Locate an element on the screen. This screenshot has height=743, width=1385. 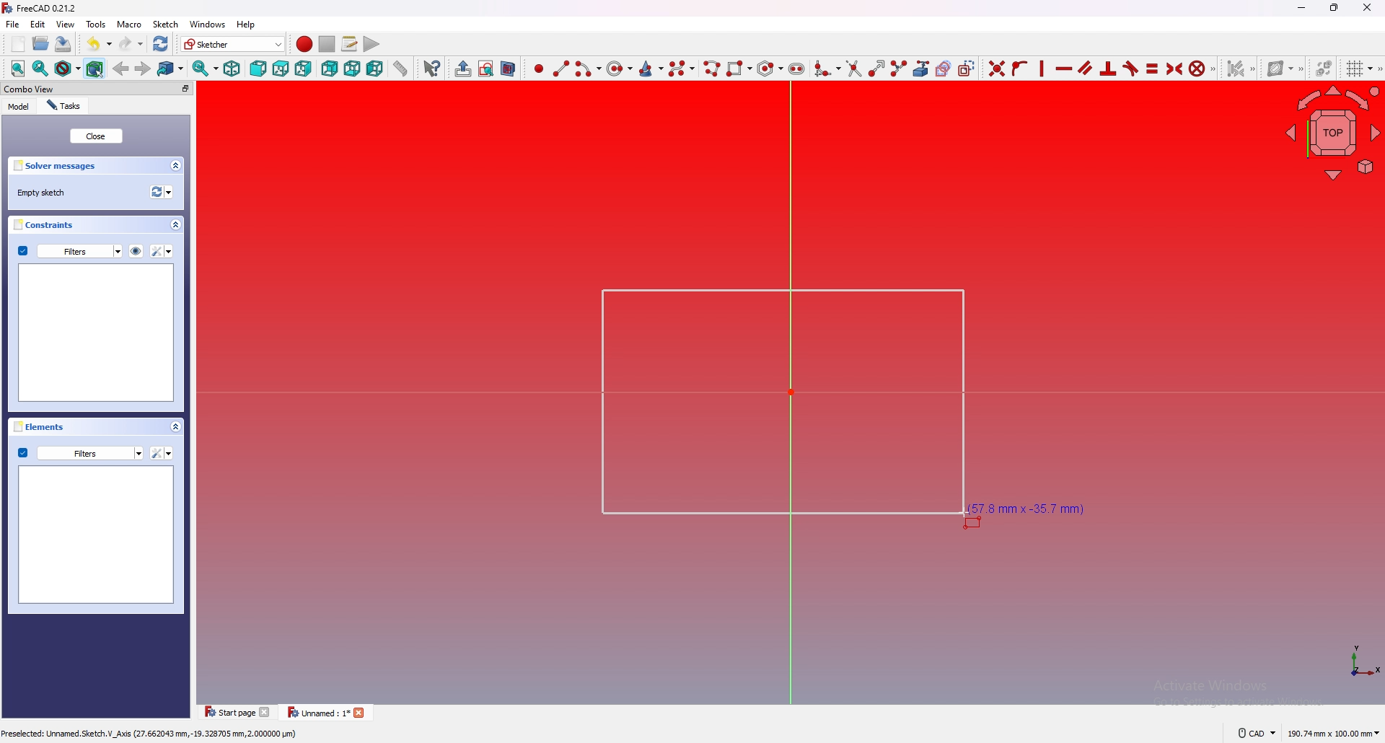
model is located at coordinates (19, 107).